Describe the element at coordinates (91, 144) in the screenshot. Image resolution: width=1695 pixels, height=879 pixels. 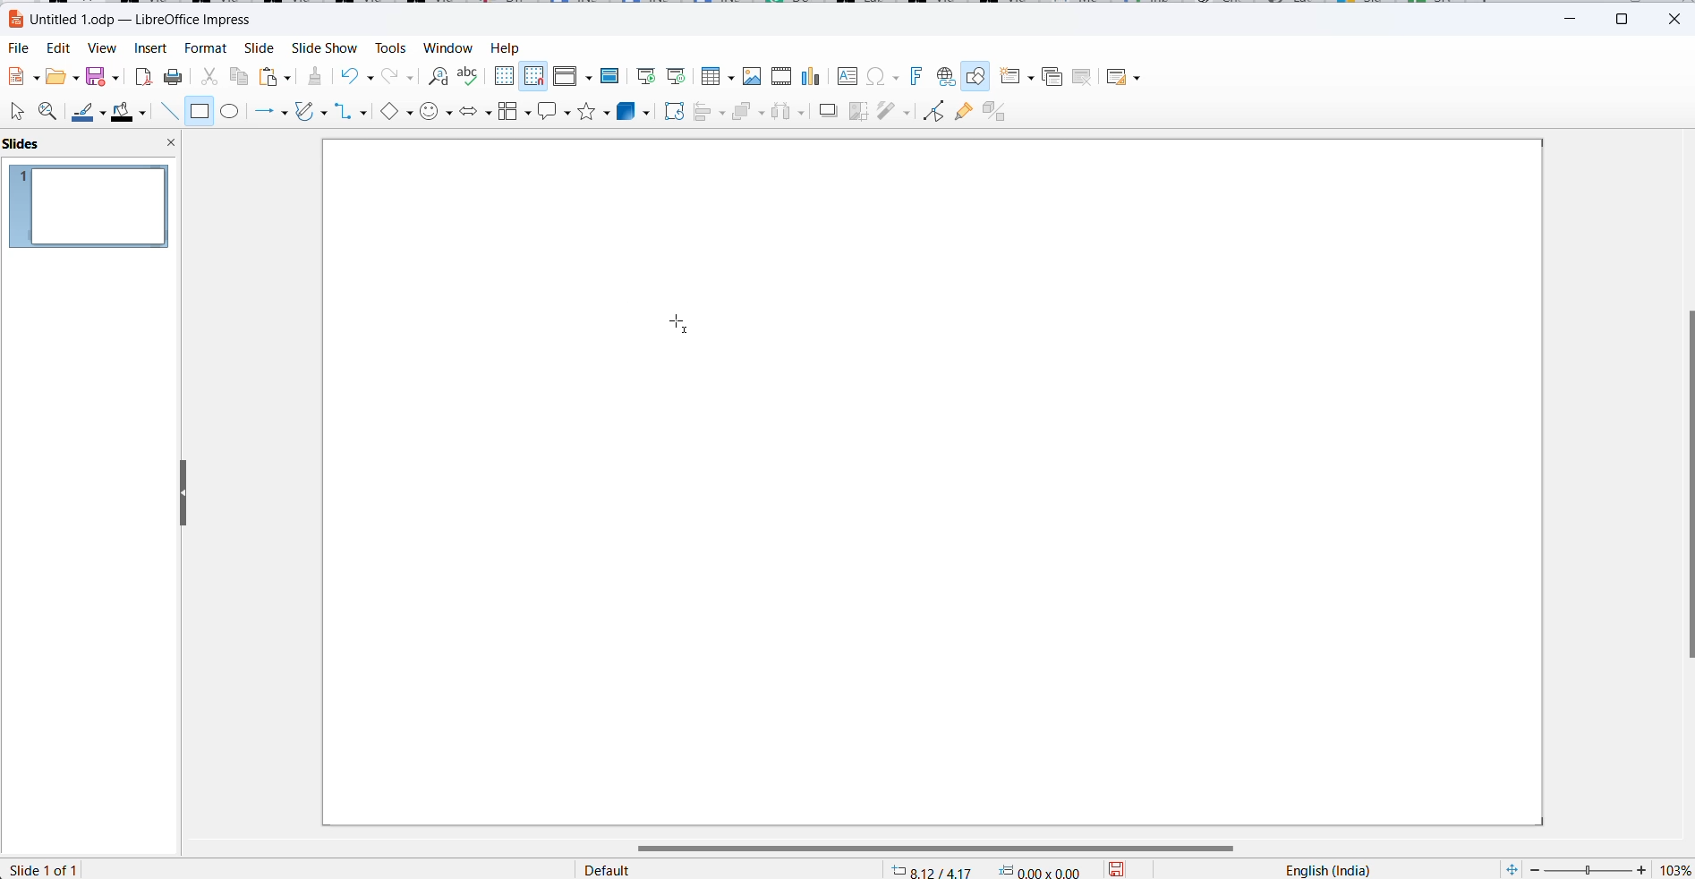
I see `slide pane` at that location.